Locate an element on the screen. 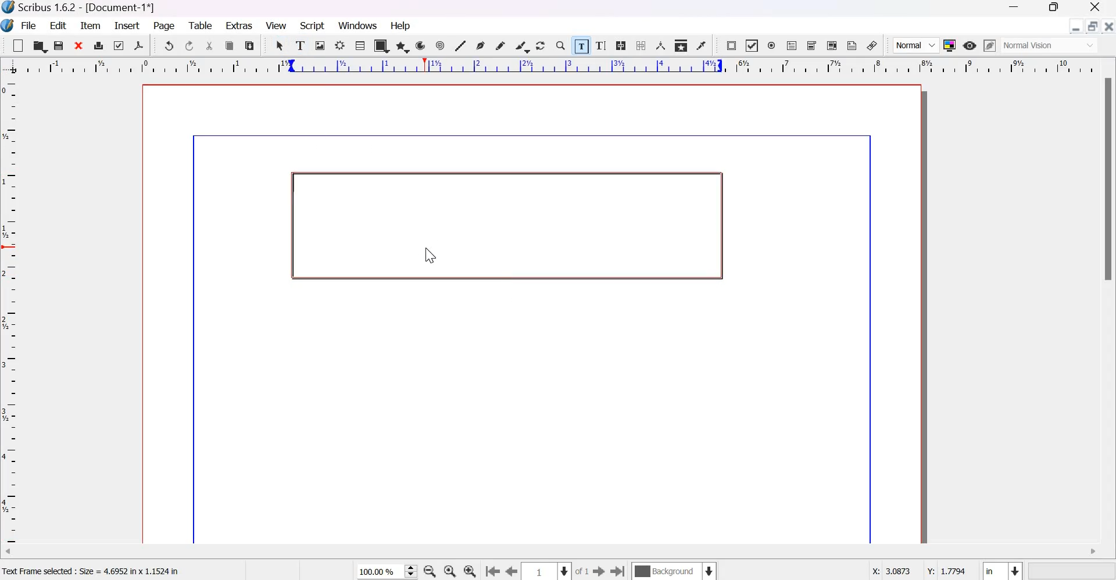 The height and width of the screenshot is (580, 1116). Normal is located at coordinates (916, 45).